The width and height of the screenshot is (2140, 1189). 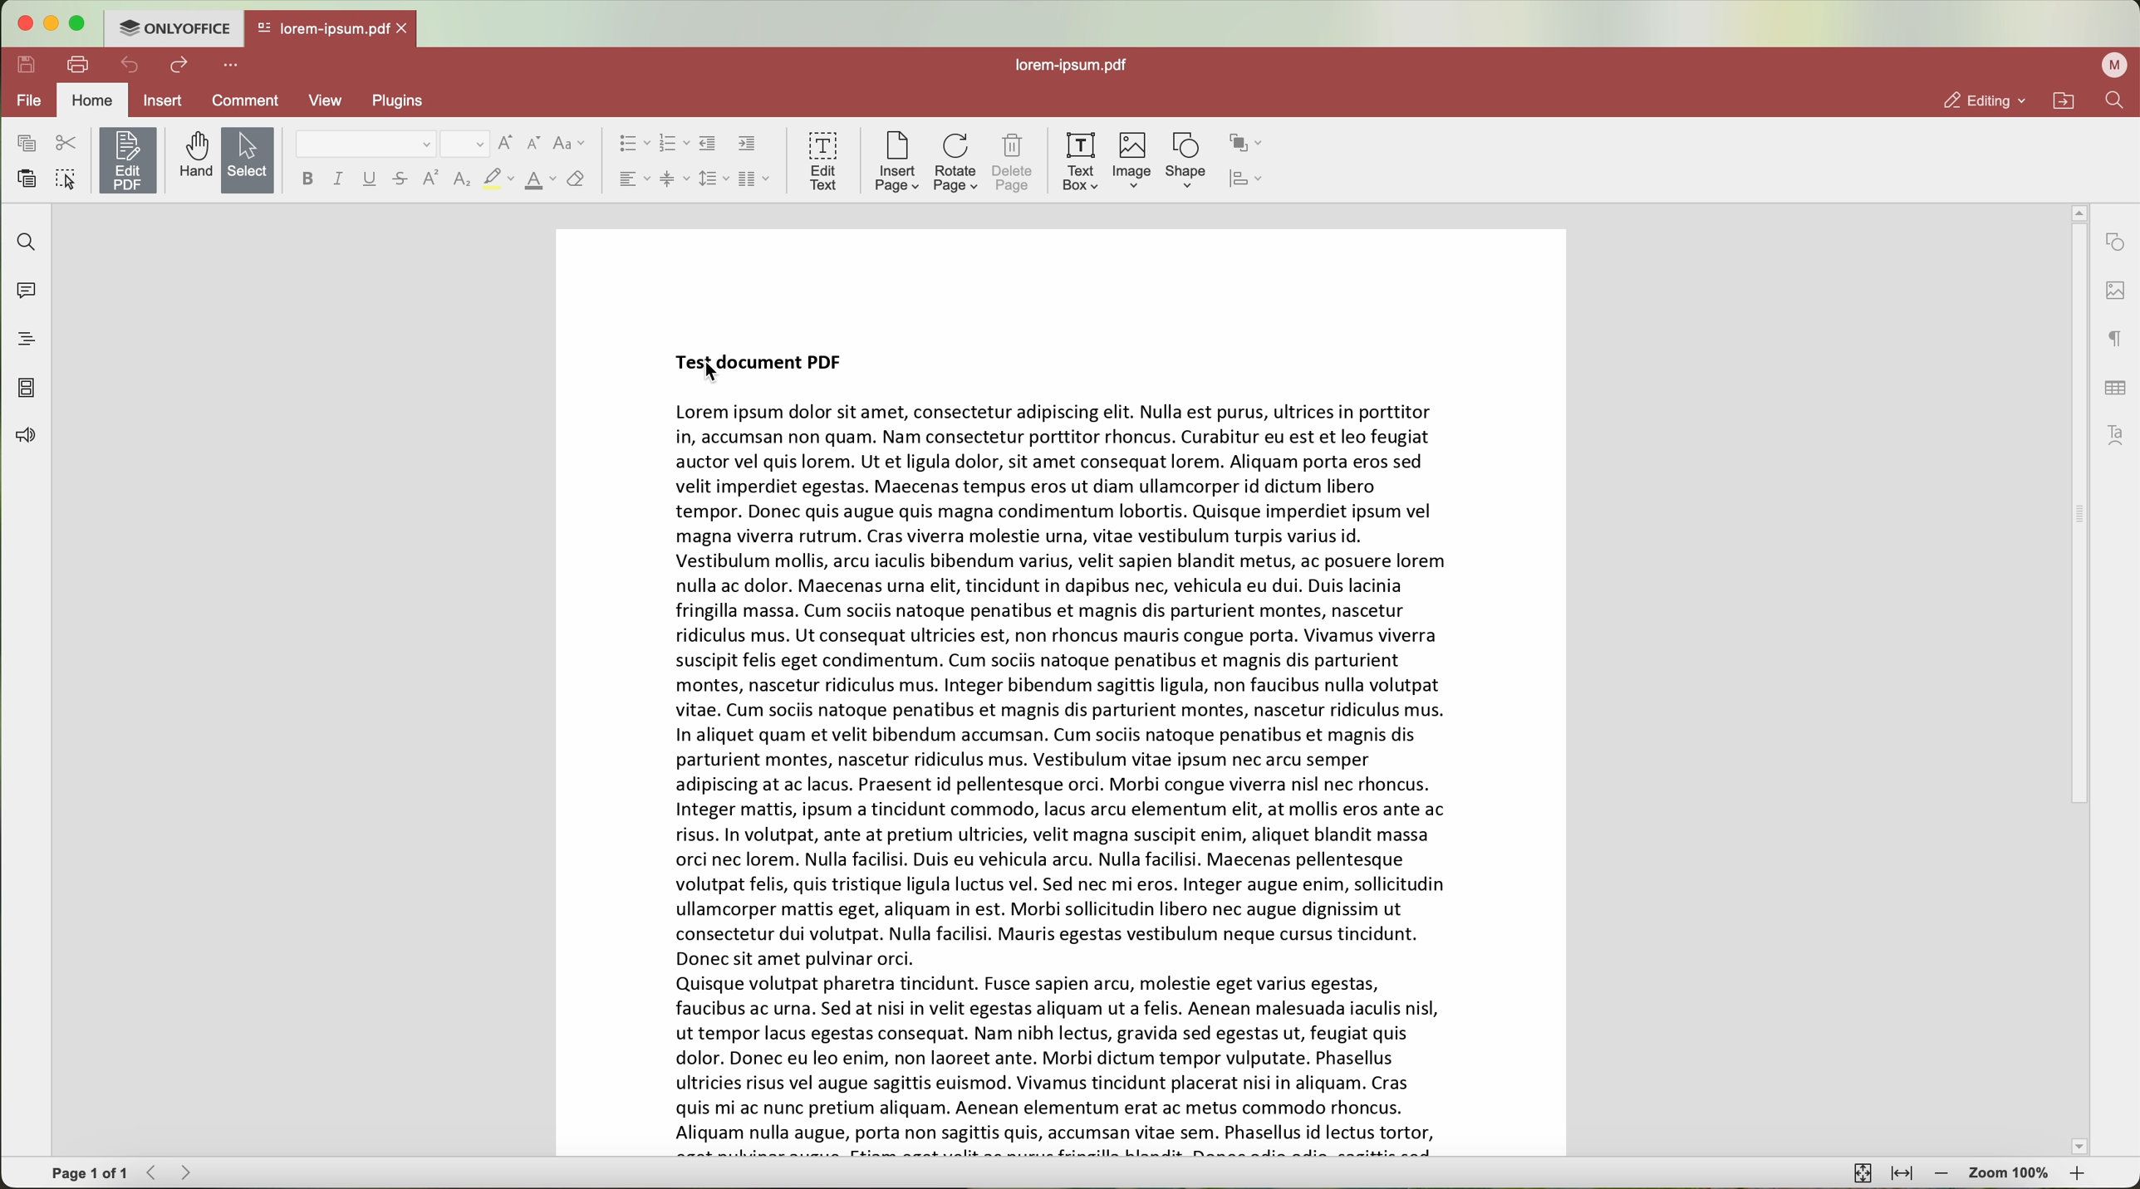 What do you see at coordinates (130, 66) in the screenshot?
I see `undo` at bounding box center [130, 66].